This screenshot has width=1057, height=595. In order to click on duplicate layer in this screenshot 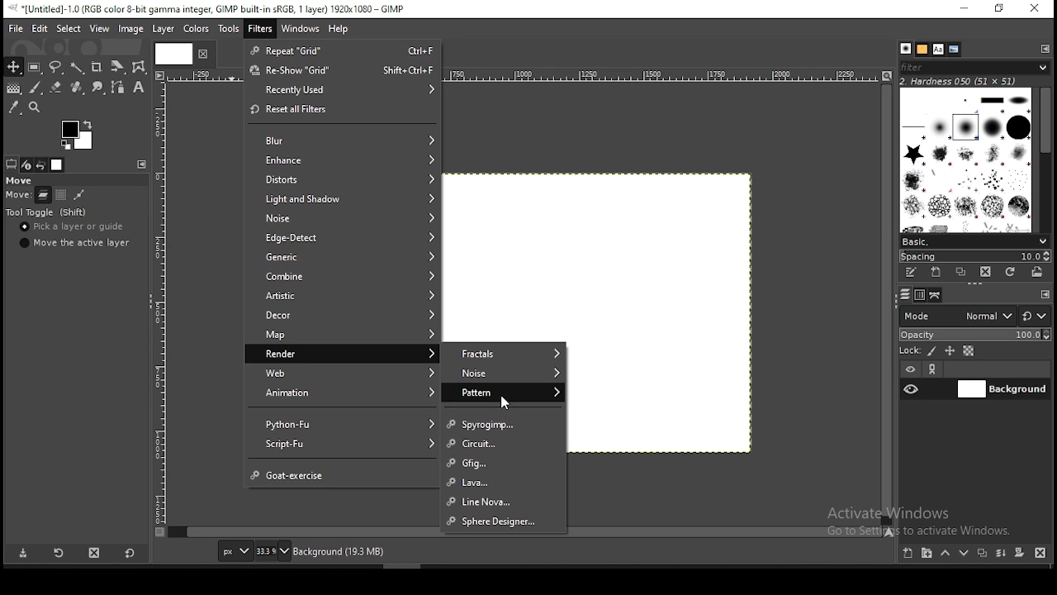, I will do `click(982, 555)`.